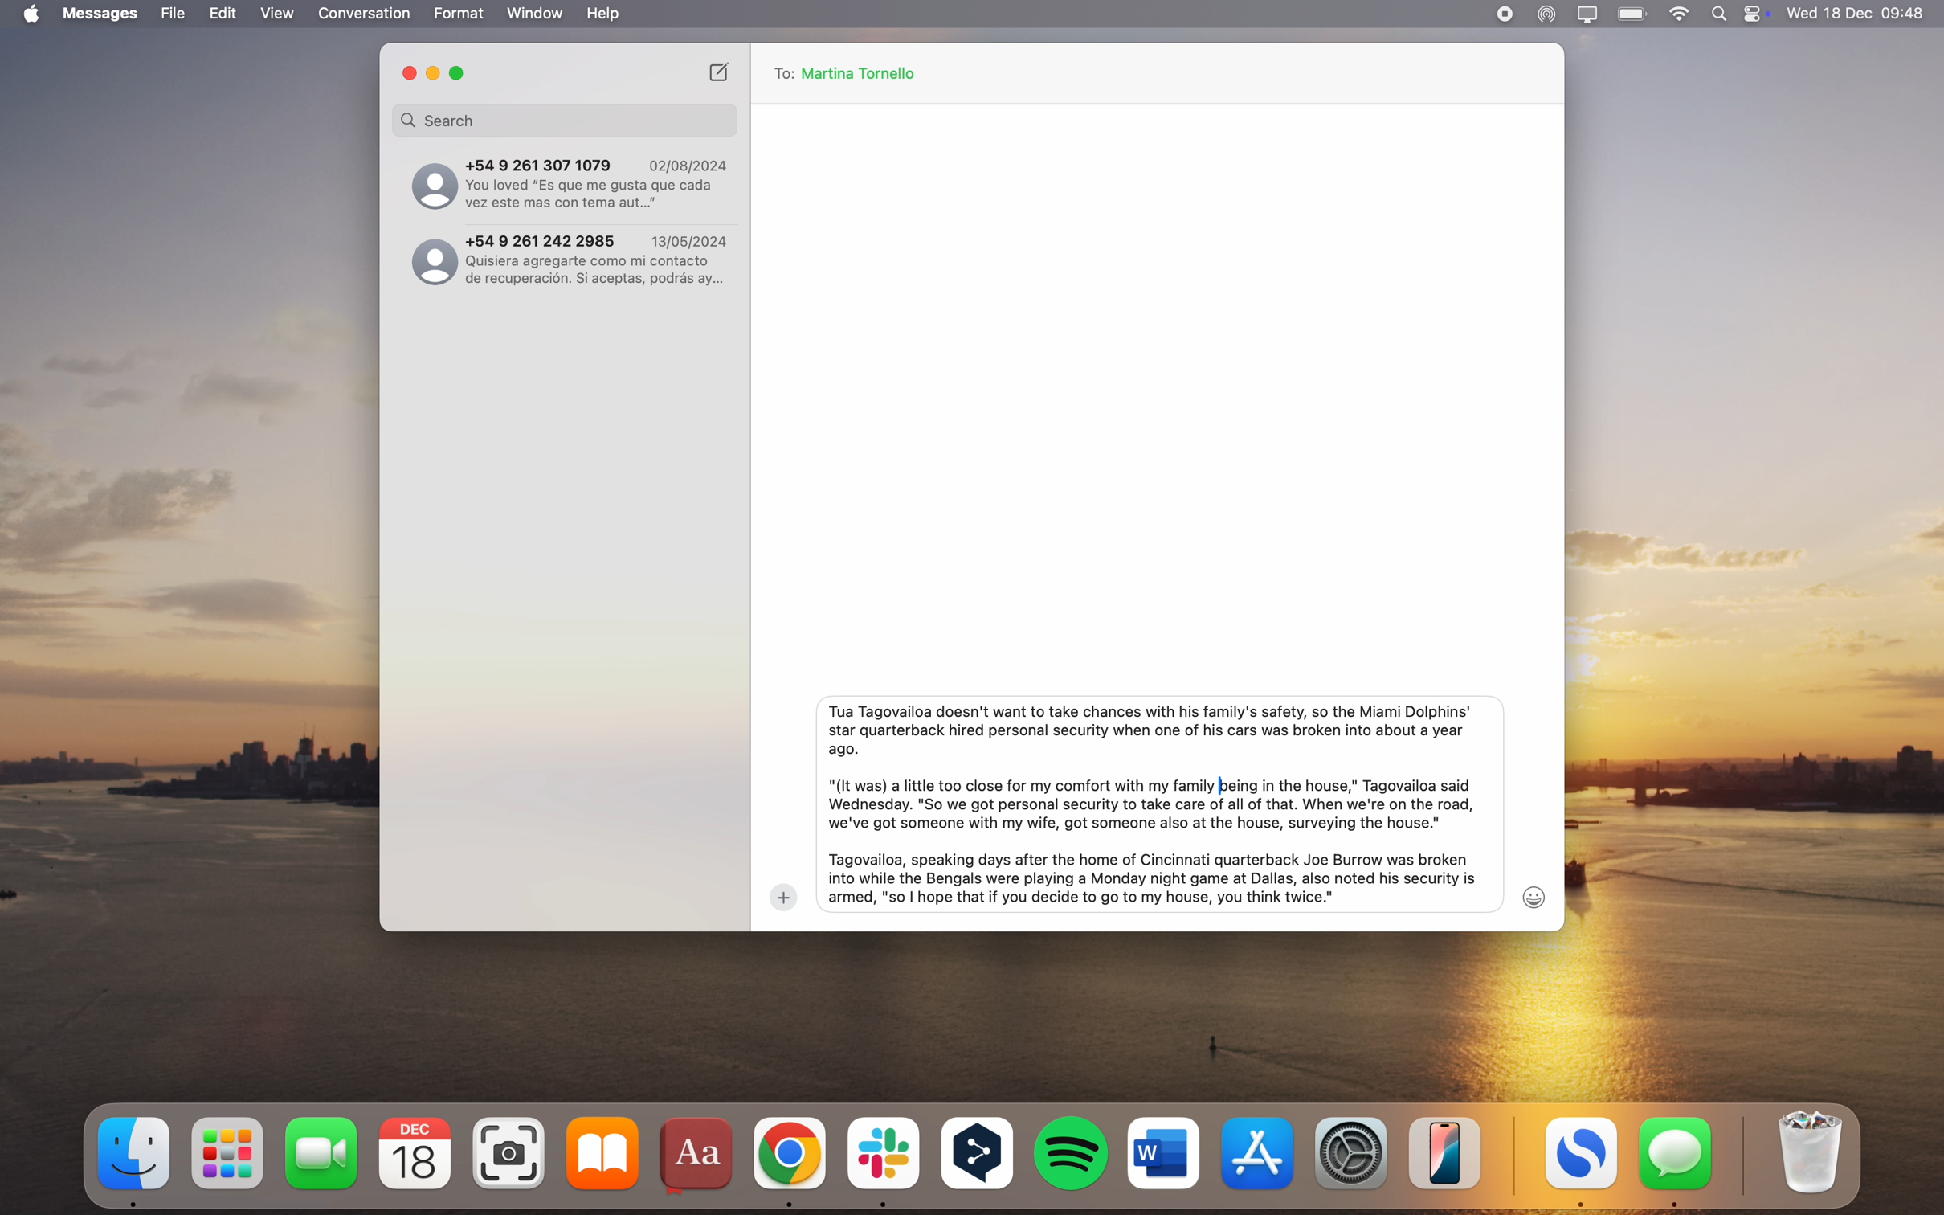 Image resolution: width=1944 pixels, height=1215 pixels. Describe the element at coordinates (1219, 785) in the screenshot. I see `typing cursor` at that location.